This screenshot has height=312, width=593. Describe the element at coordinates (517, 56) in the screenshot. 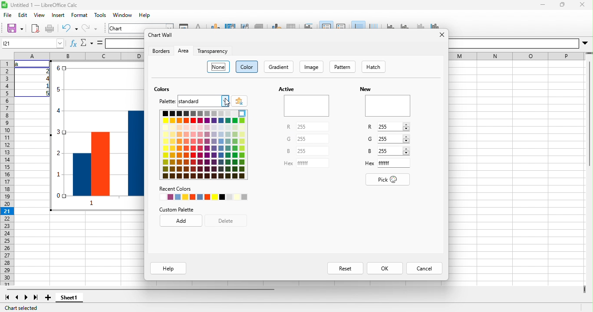

I see `EE EE I E—` at that location.